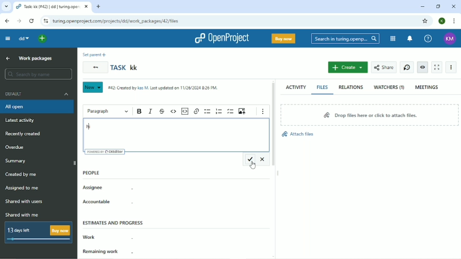 The width and height of the screenshot is (461, 259). I want to click on K, so click(442, 21).